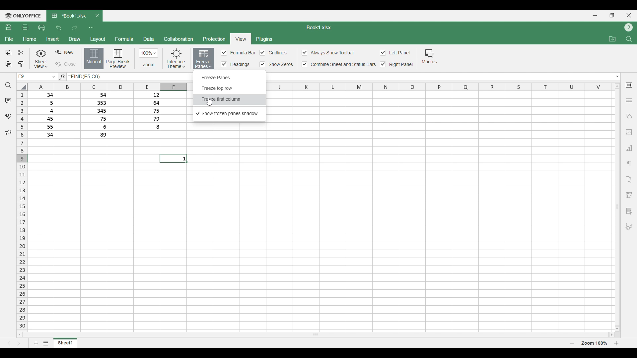 The height and width of the screenshot is (358, 637). I want to click on Close sheet view, so click(65, 65).